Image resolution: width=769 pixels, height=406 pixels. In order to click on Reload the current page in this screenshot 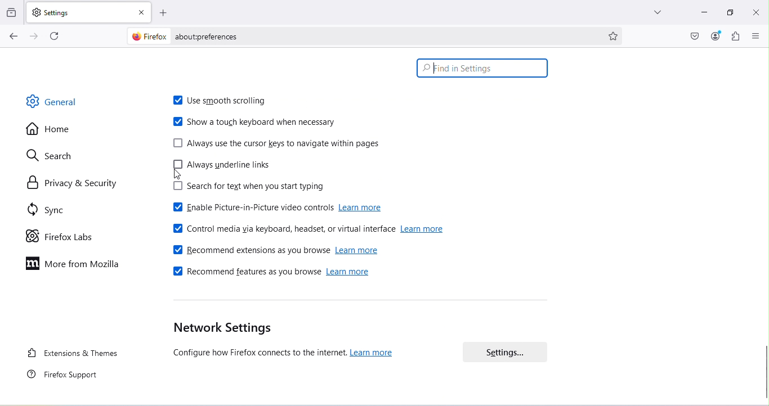, I will do `click(54, 37)`.